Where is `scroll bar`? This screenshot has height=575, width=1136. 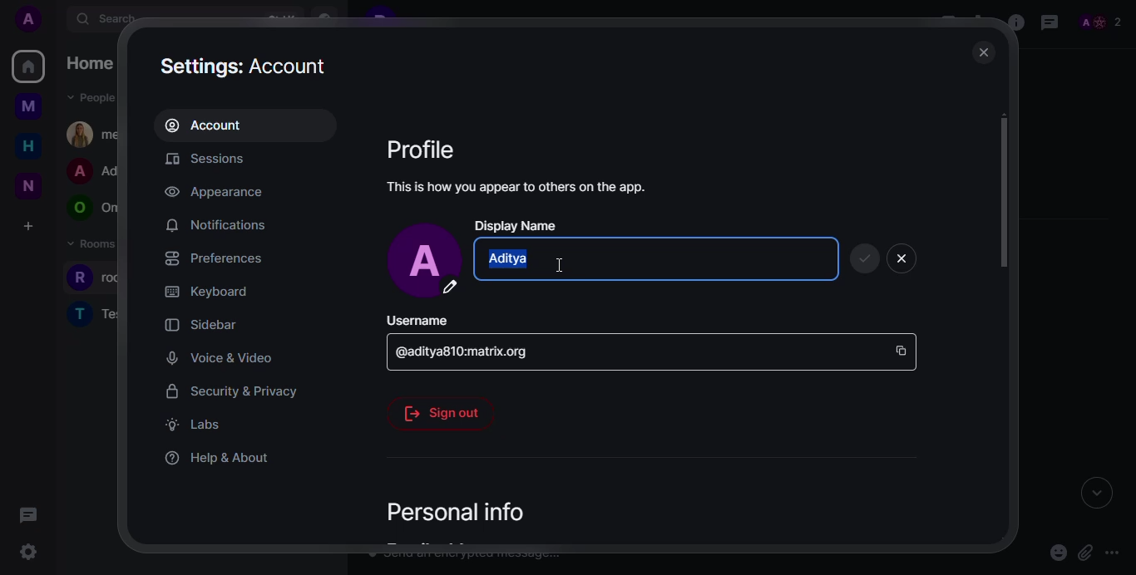 scroll bar is located at coordinates (1003, 192).